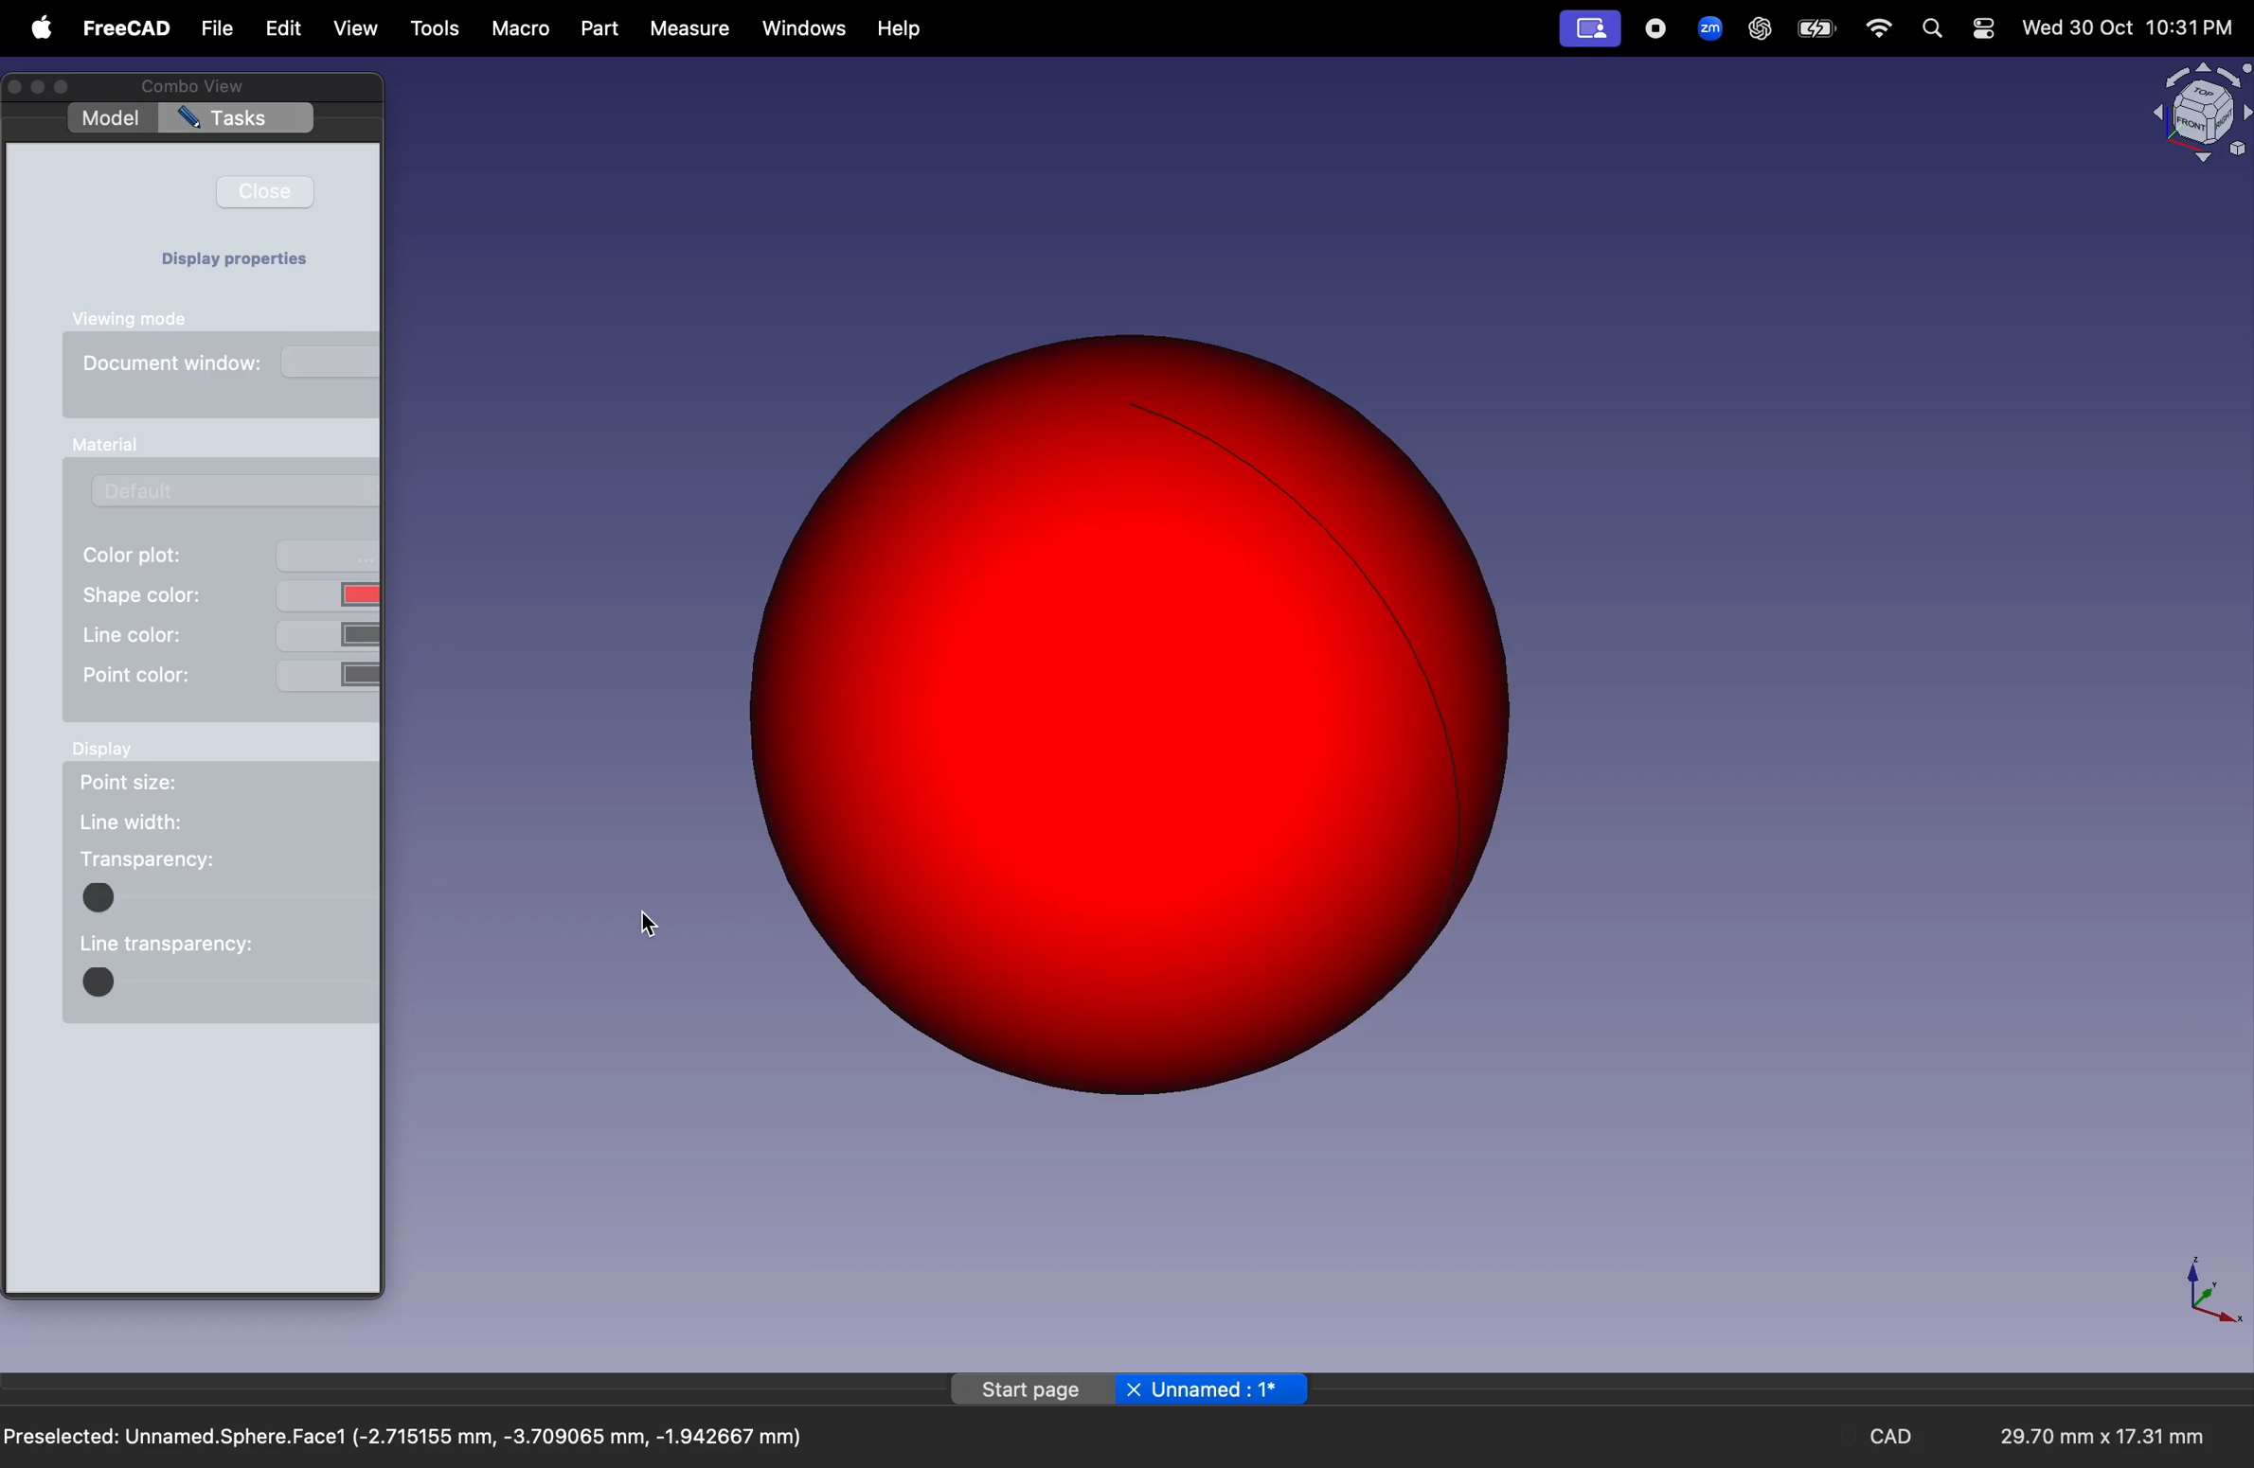 The height and width of the screenshot is (1468, 2254). What do you see at coordinates (226, 594) in the screenshot?
I see `shape color` at bounding box center [226, 594].